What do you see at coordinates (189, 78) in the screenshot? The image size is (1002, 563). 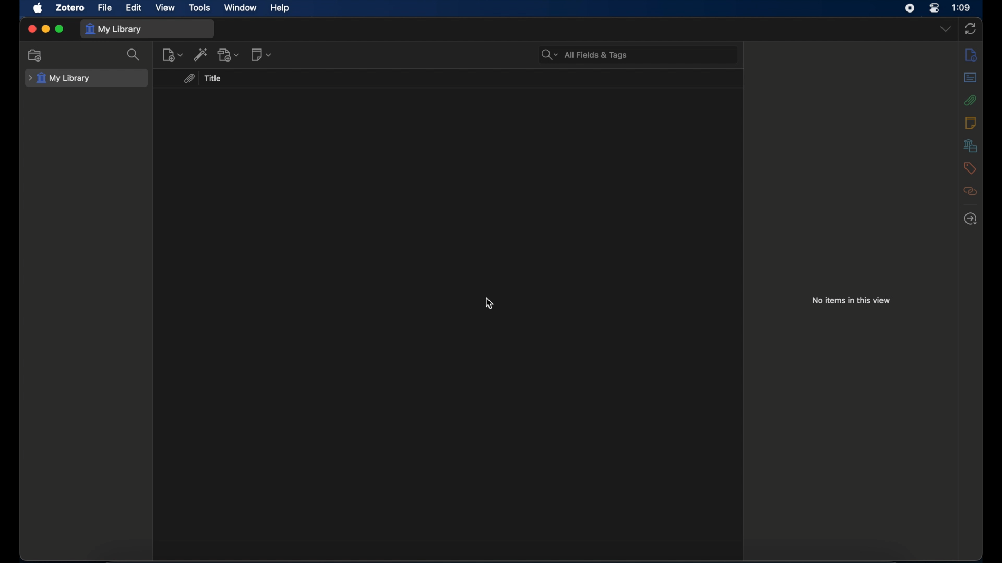 I see `attachments` at bounding box center [189, 78].